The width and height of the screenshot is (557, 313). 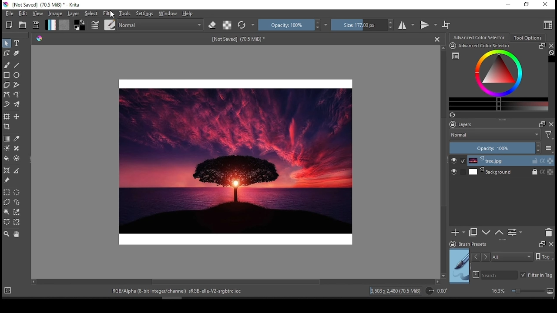 I want to click on brush presets, so click(x=482, y=244).